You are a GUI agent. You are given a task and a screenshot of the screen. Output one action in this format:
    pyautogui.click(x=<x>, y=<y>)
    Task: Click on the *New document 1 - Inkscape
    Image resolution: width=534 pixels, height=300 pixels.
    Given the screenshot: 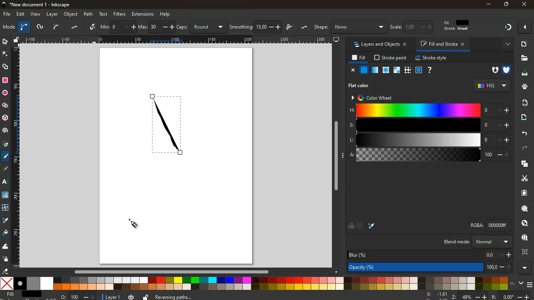 What is the action you would take?
    pyautogui.click(x=35, y=5)
    